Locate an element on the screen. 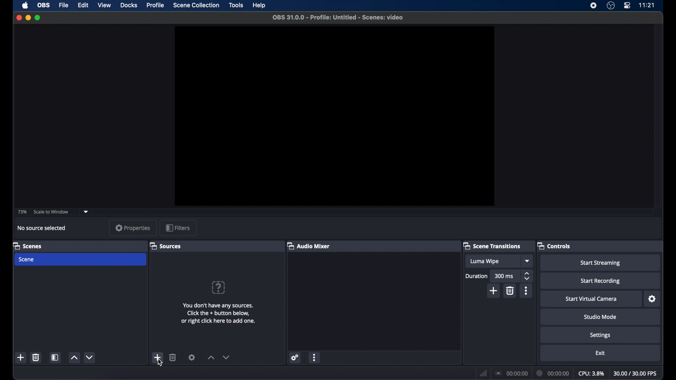  file is located at coordinates (63, 6).